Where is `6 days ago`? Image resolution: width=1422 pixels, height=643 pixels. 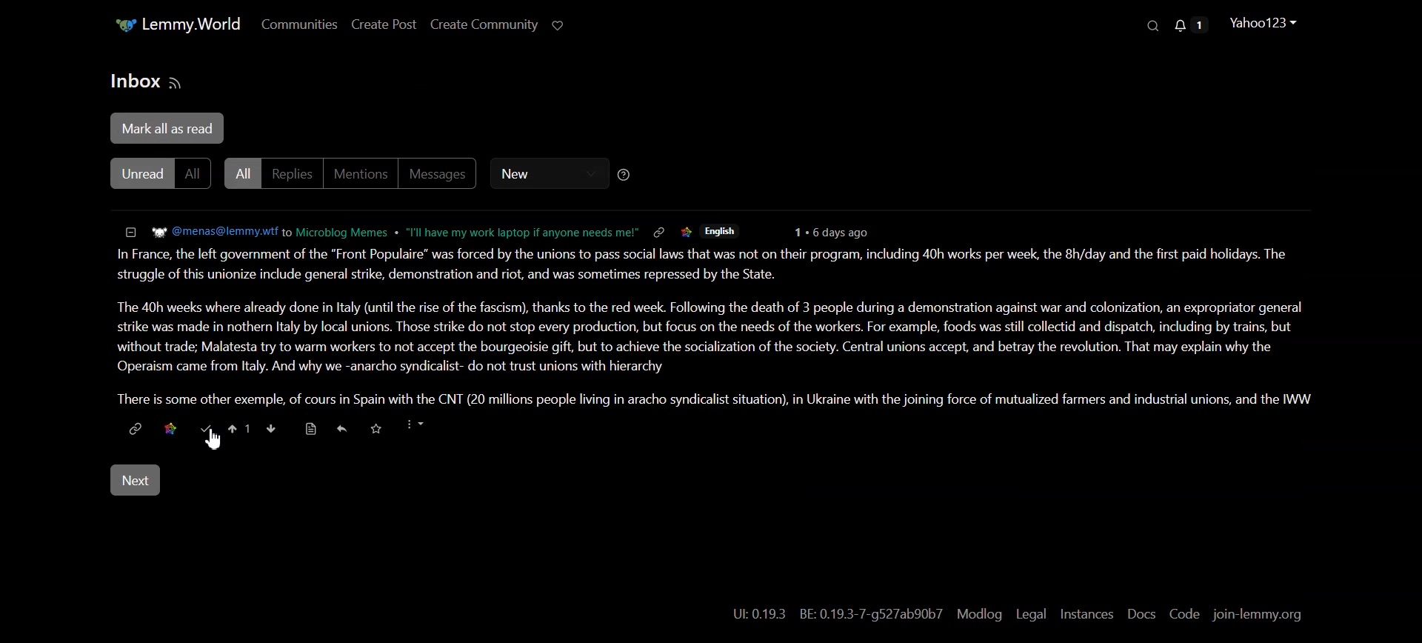 6 days ago is located at coordinates (831, 233).